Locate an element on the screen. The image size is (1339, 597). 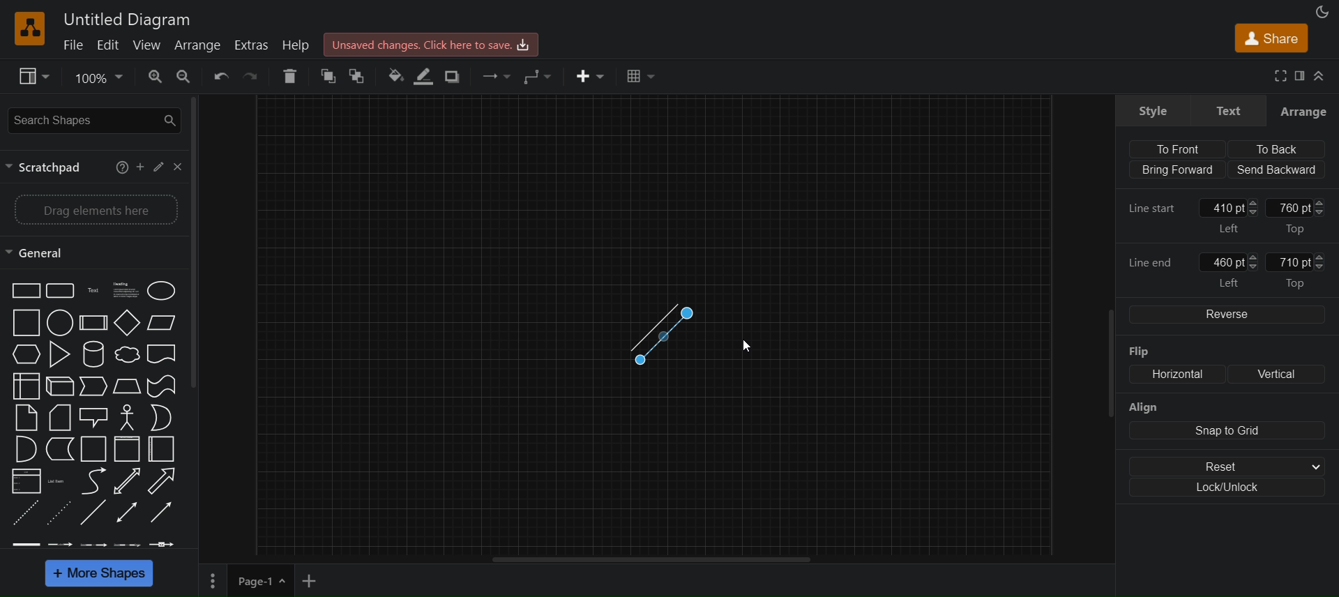
extras is located at coordinates (251, 45).